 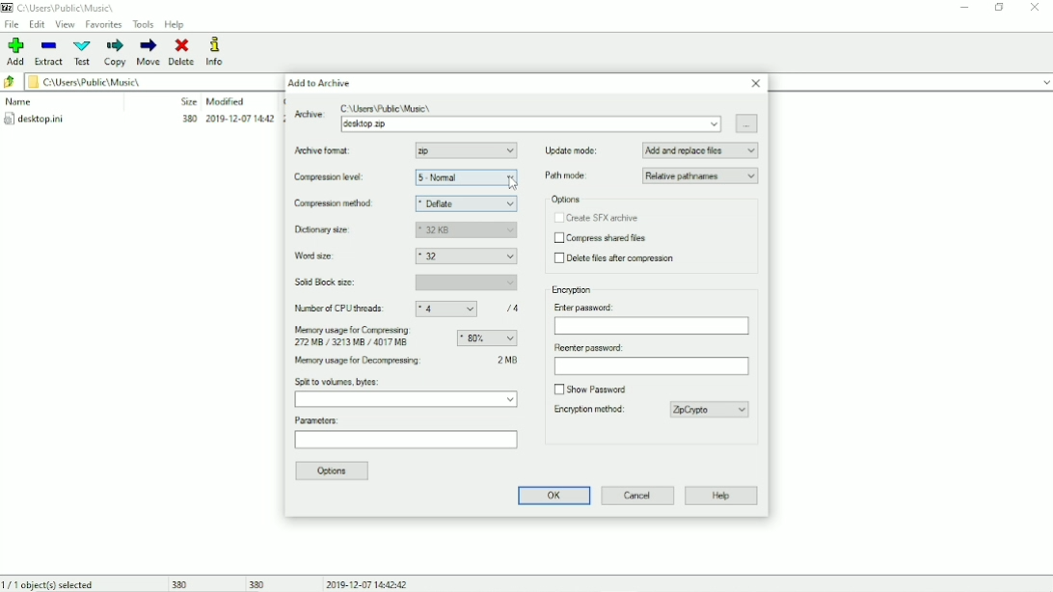 I want to click on Cursor, so click(x=514, y=183).